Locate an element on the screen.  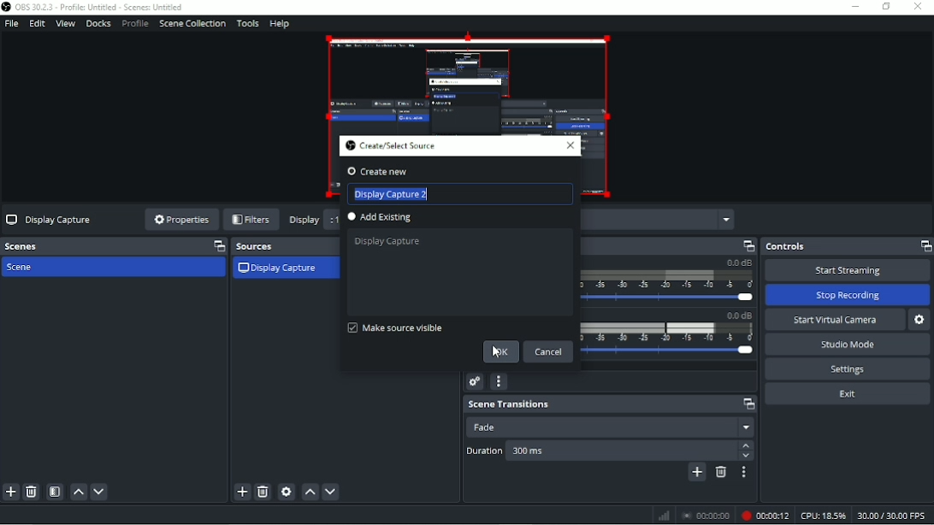
Help is located at coordinates (280, 24).